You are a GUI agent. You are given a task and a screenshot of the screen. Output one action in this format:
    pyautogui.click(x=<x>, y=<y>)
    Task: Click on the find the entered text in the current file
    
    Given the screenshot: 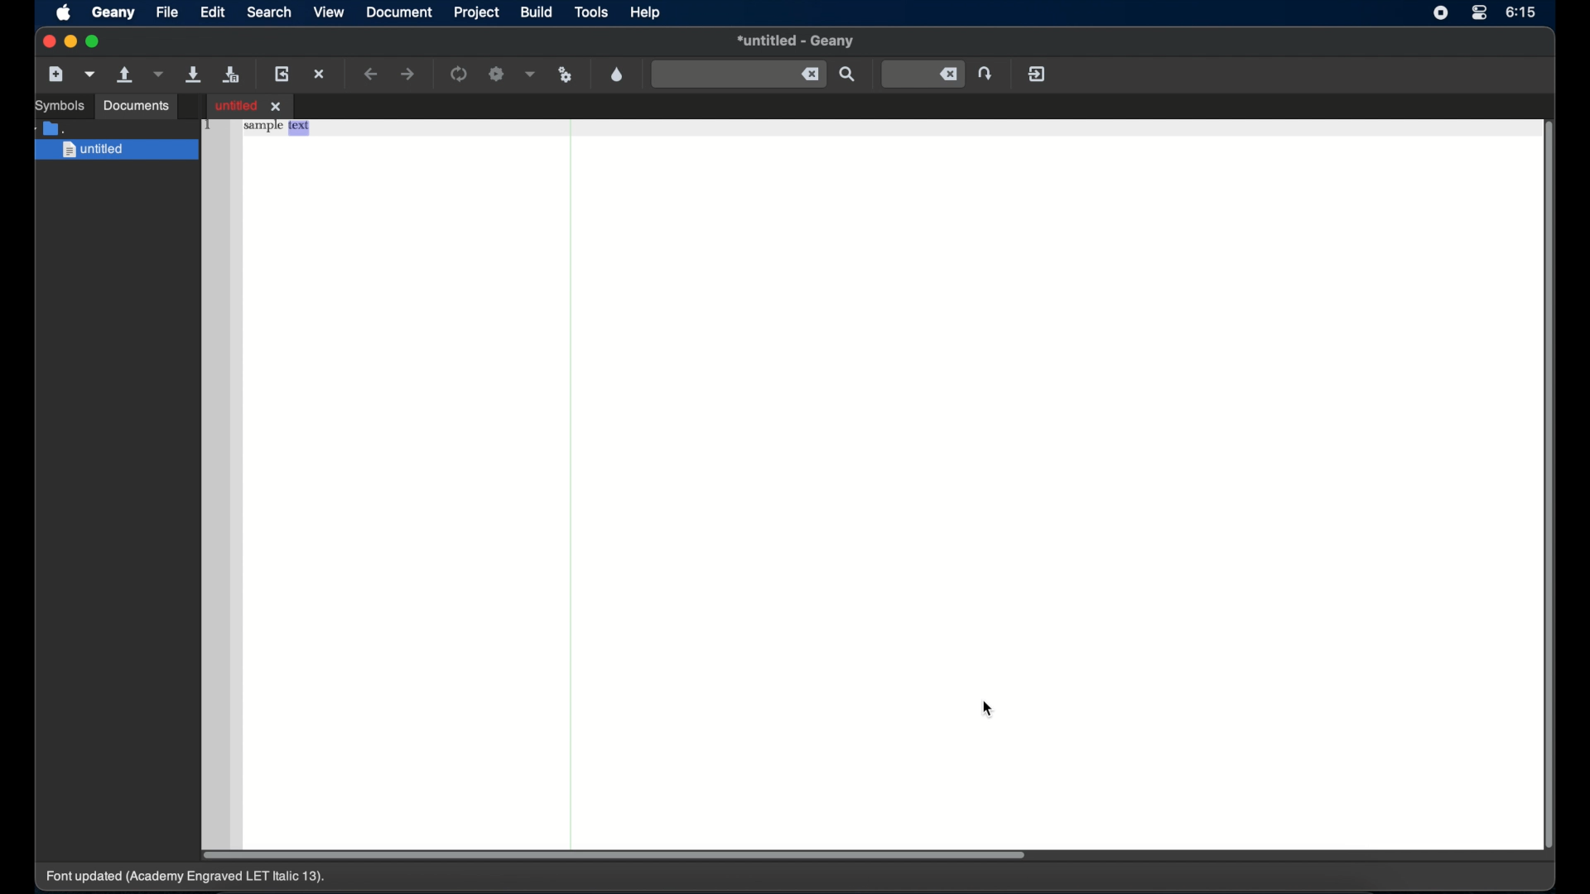 What is the action you would take?
    pyautogui.click(x=849, y=74)
    